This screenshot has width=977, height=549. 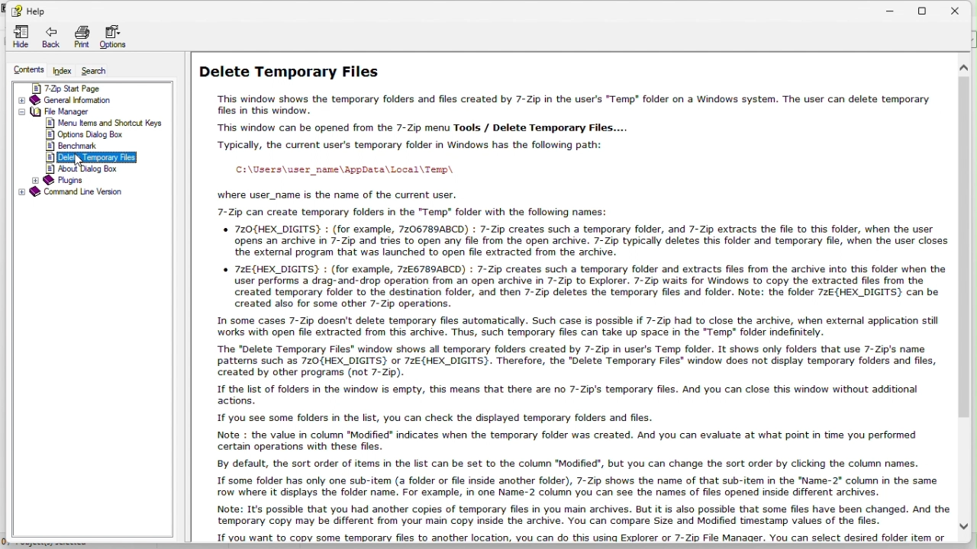 I want to click on Back, so click(x=50, y=39).